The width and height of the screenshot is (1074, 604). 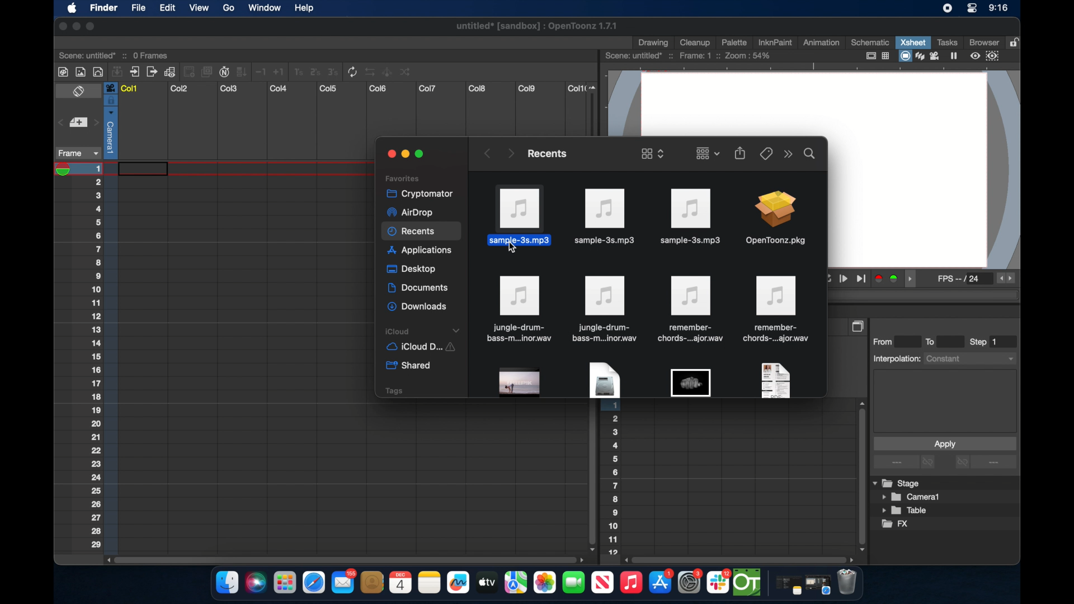 What do you see at coordinates (946, 42) in the screenshot?
I see `tasks` at bounding box center [946, 42].